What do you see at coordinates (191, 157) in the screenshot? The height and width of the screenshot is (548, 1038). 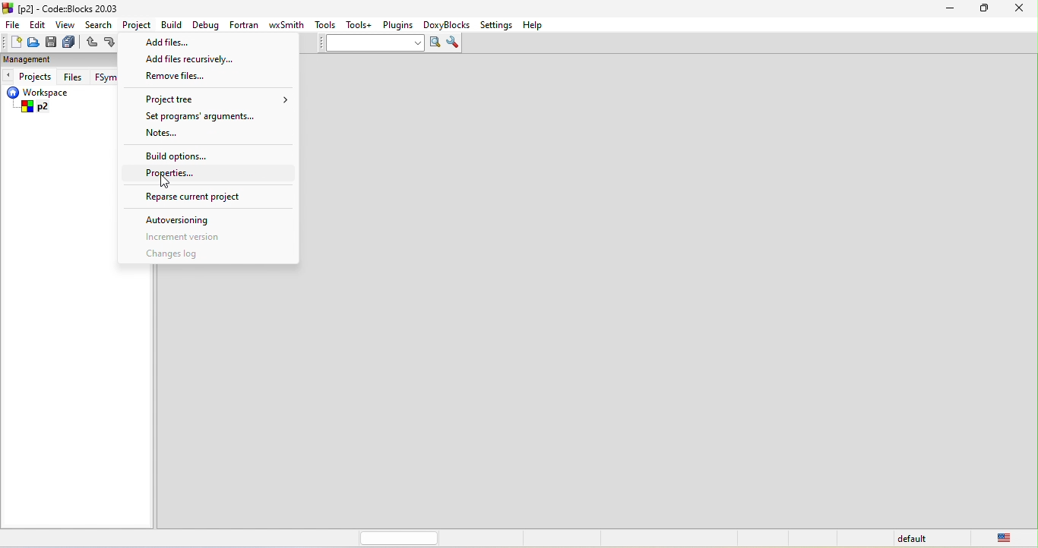 I see `build options` at bounding box center [191, 157].